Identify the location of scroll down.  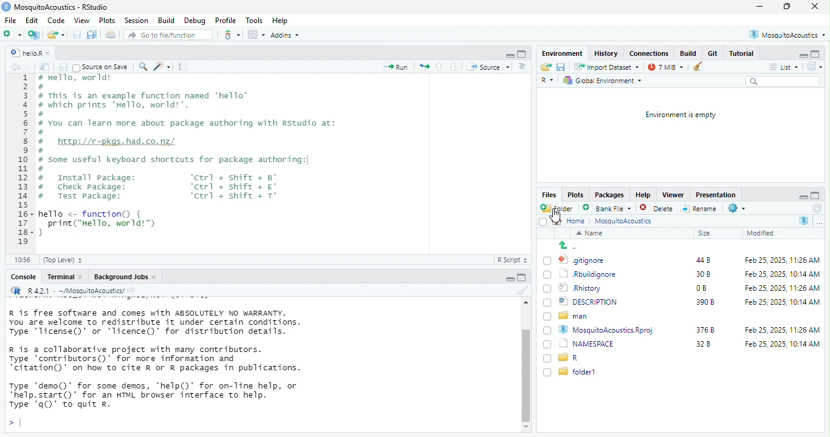
(524, 427).